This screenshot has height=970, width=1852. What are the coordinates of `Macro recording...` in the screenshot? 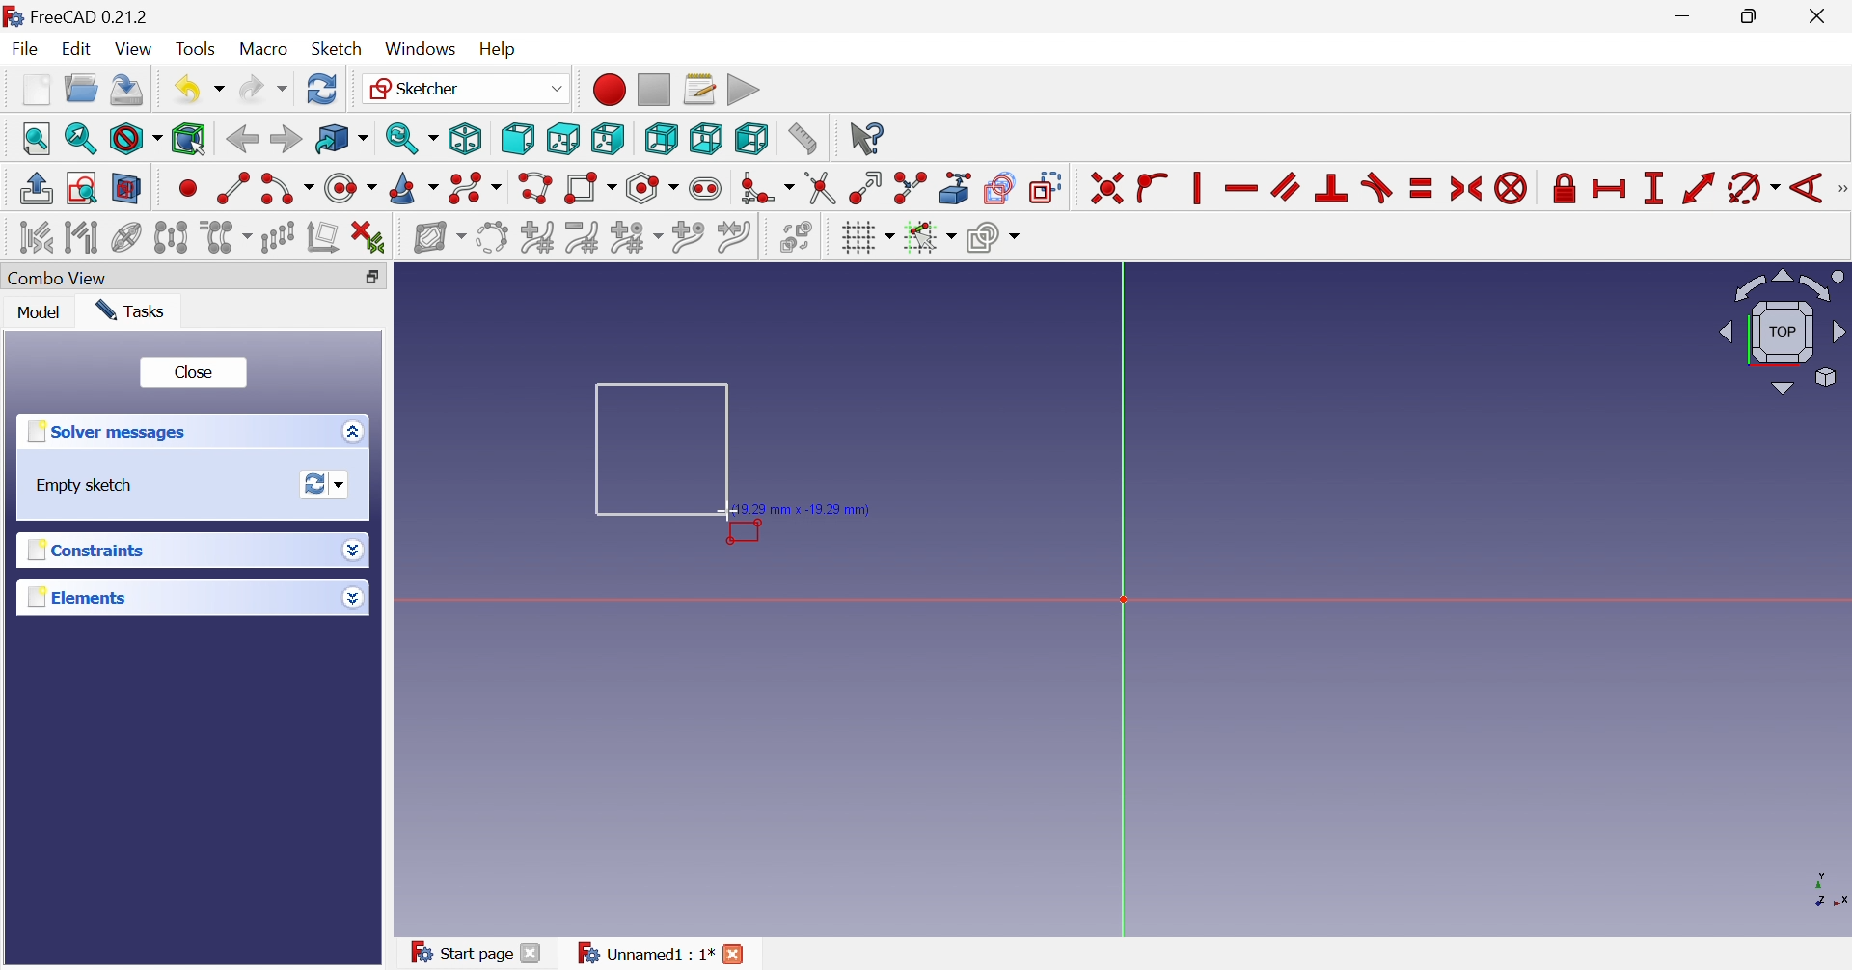 It's located at (608, 89).